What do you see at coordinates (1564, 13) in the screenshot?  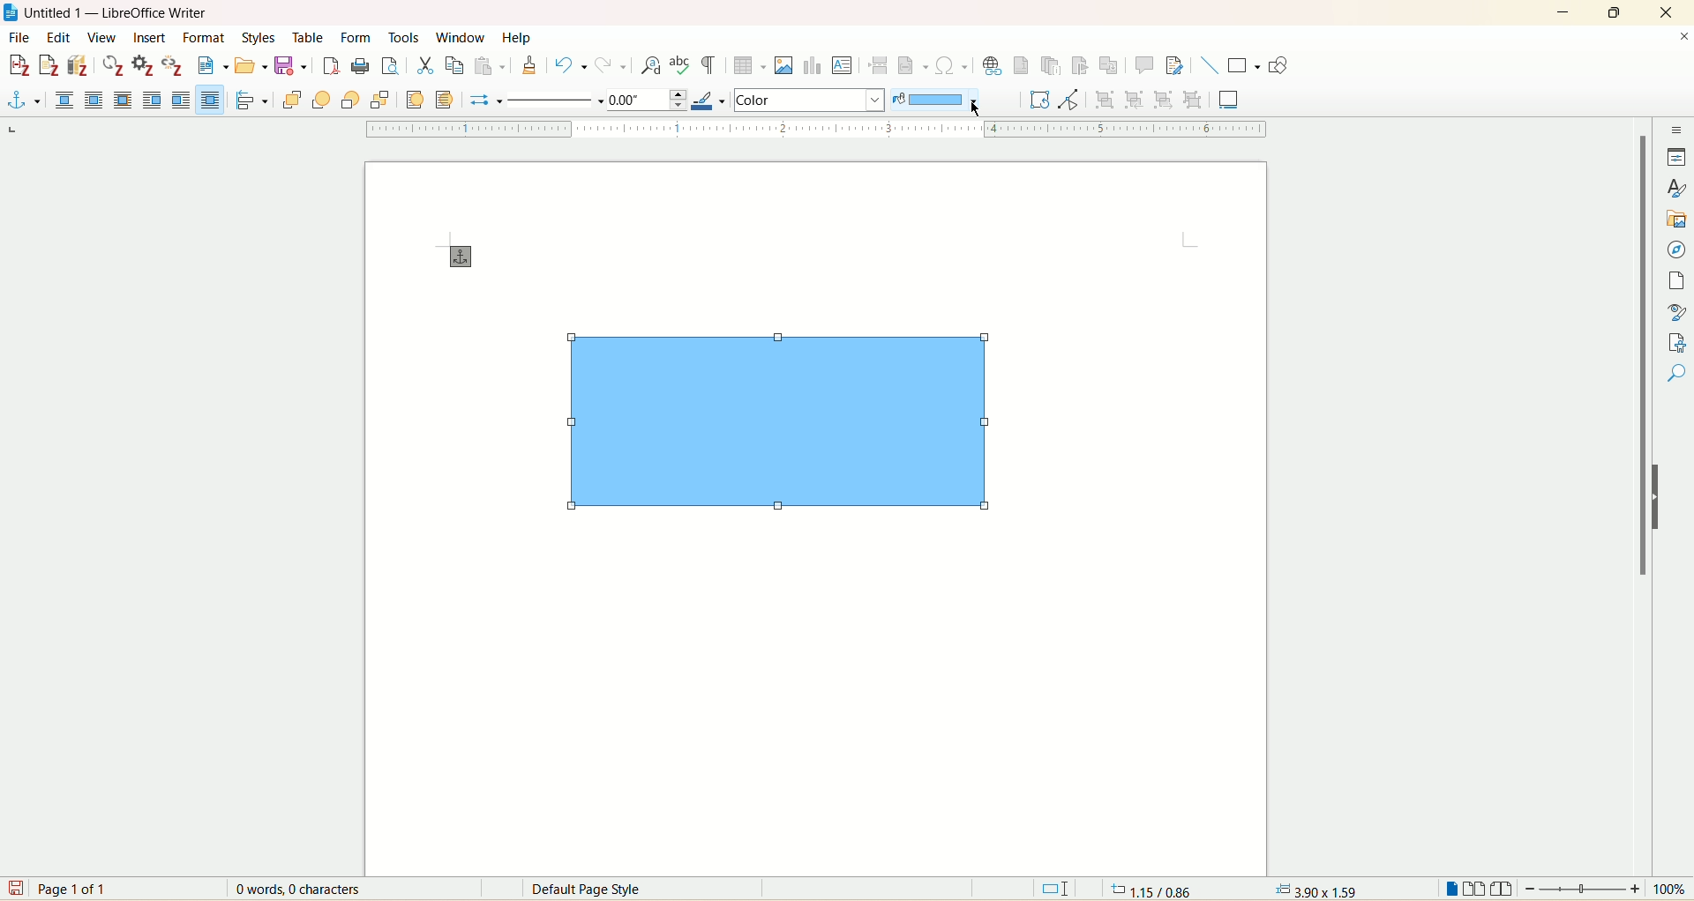 I see `minimize` at bounding box center [1564, 13].